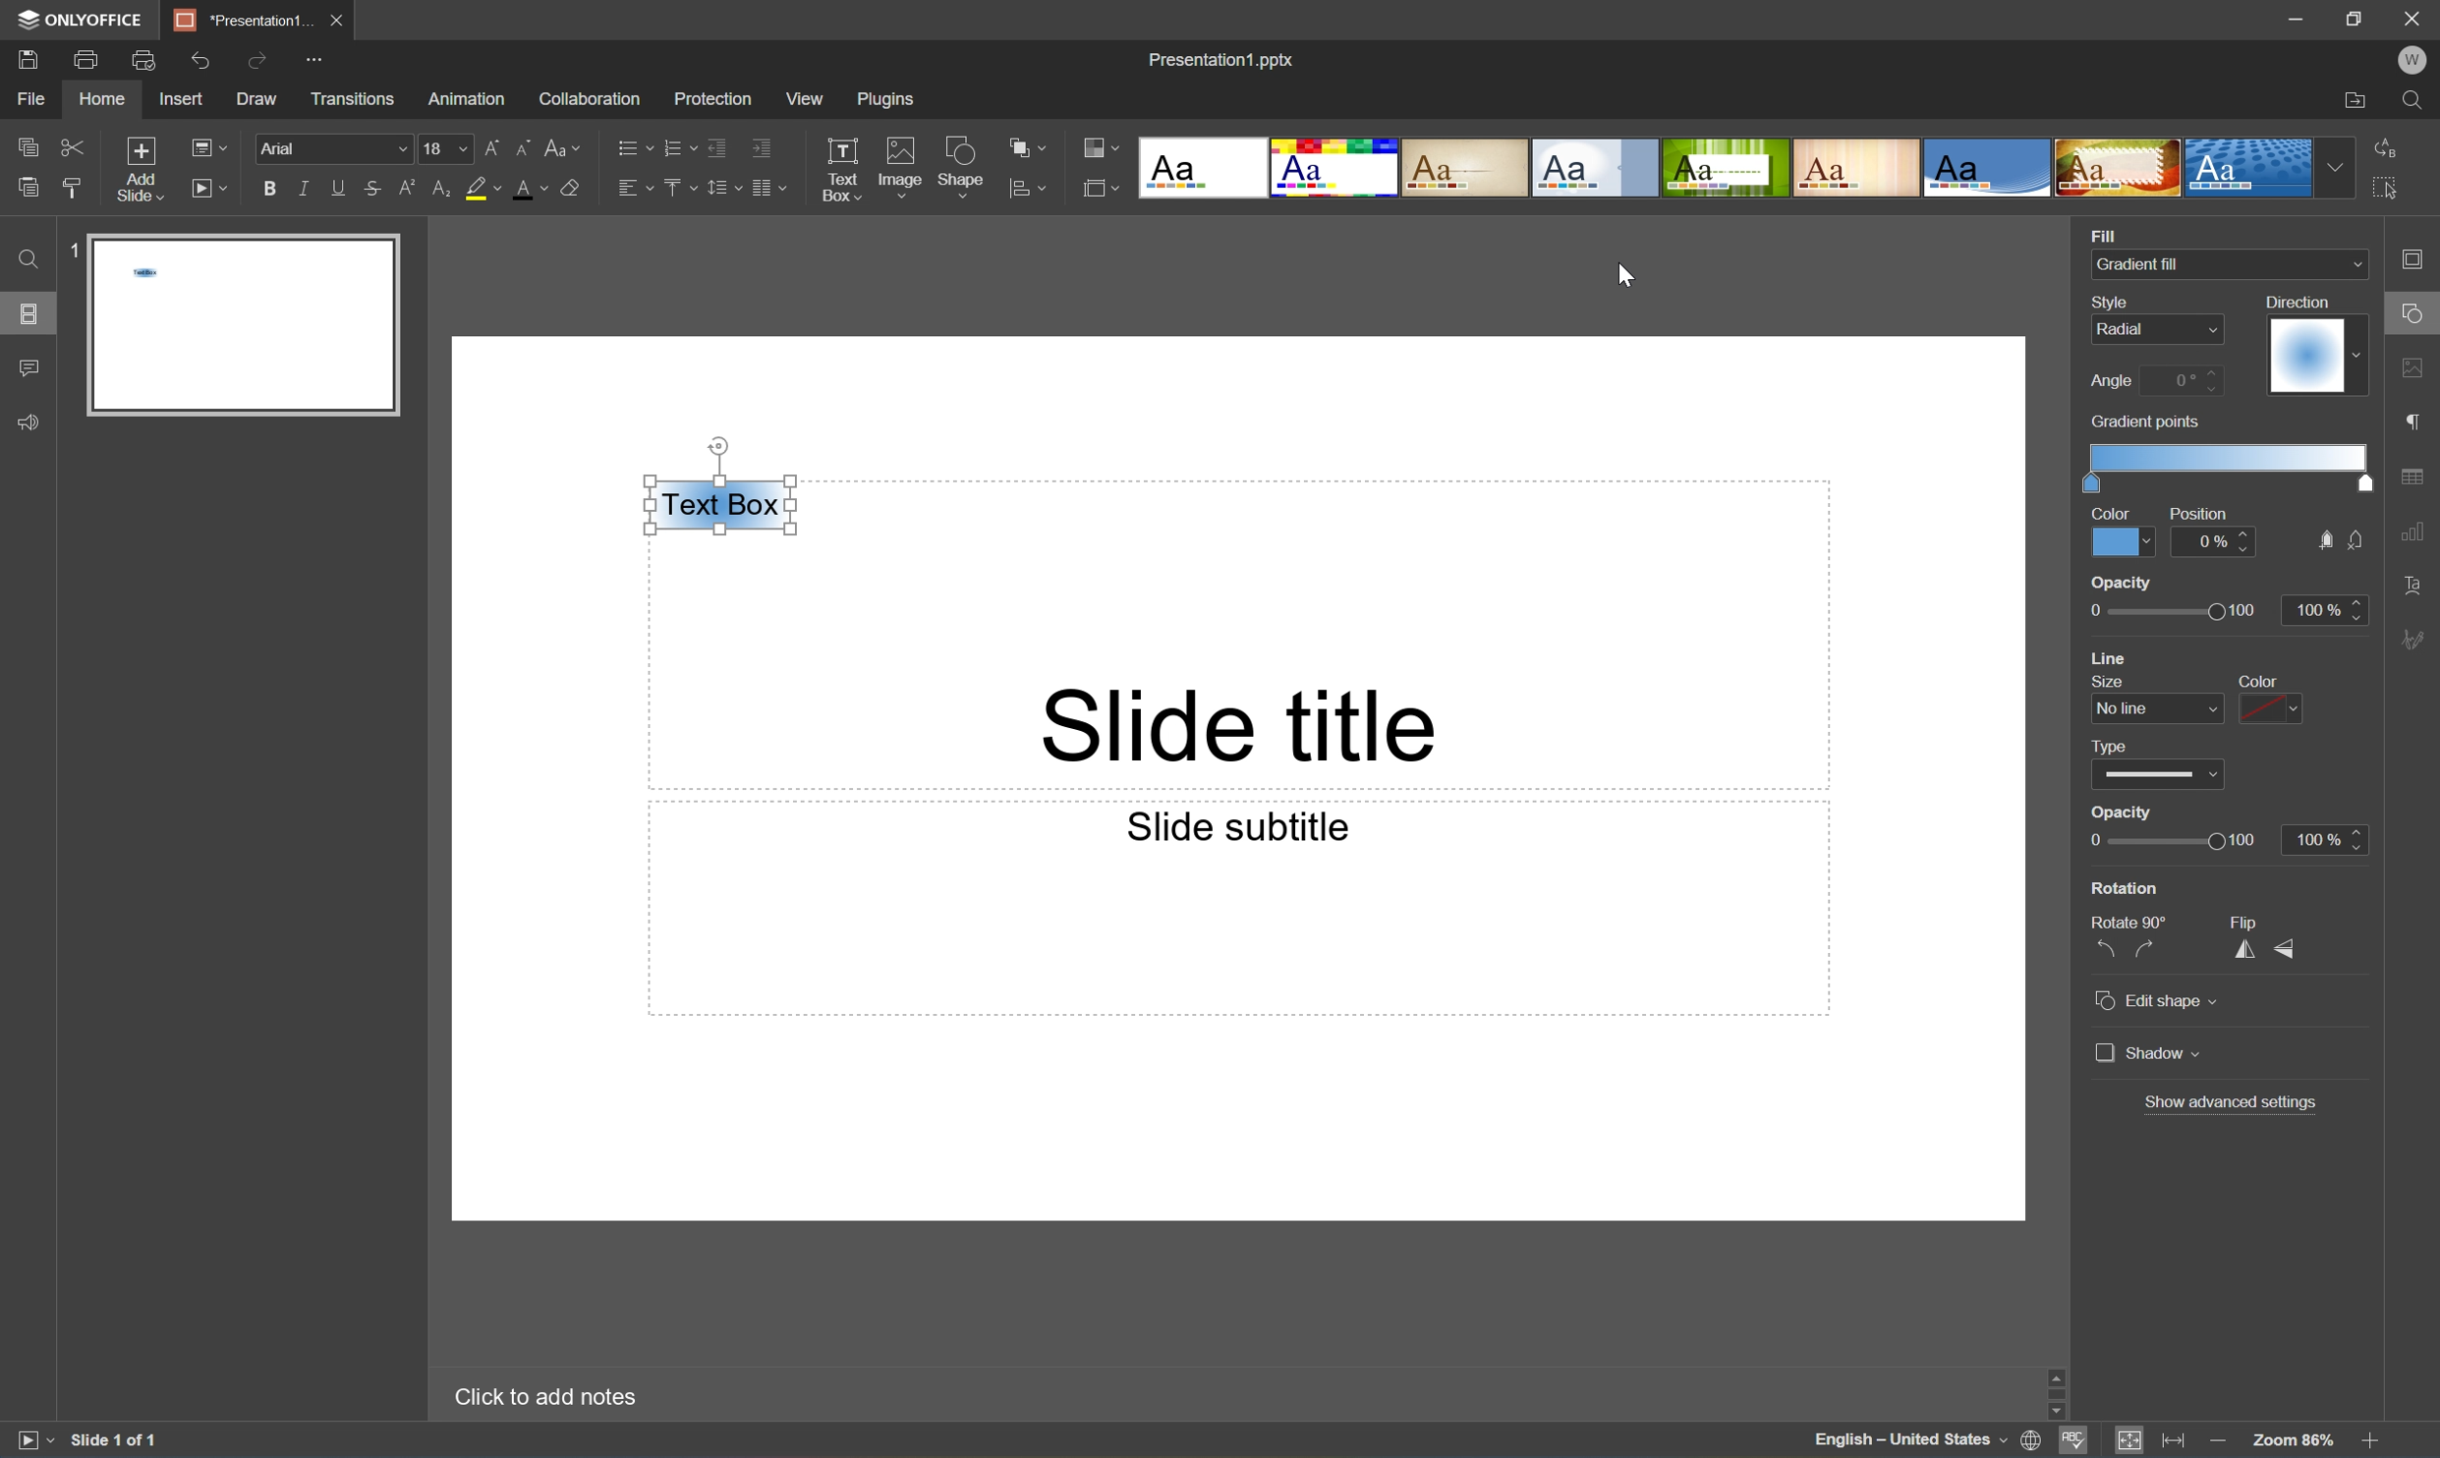 This screenshot has width=2440, height=1458. I want to click on Set document language, so click(2030, 1440).